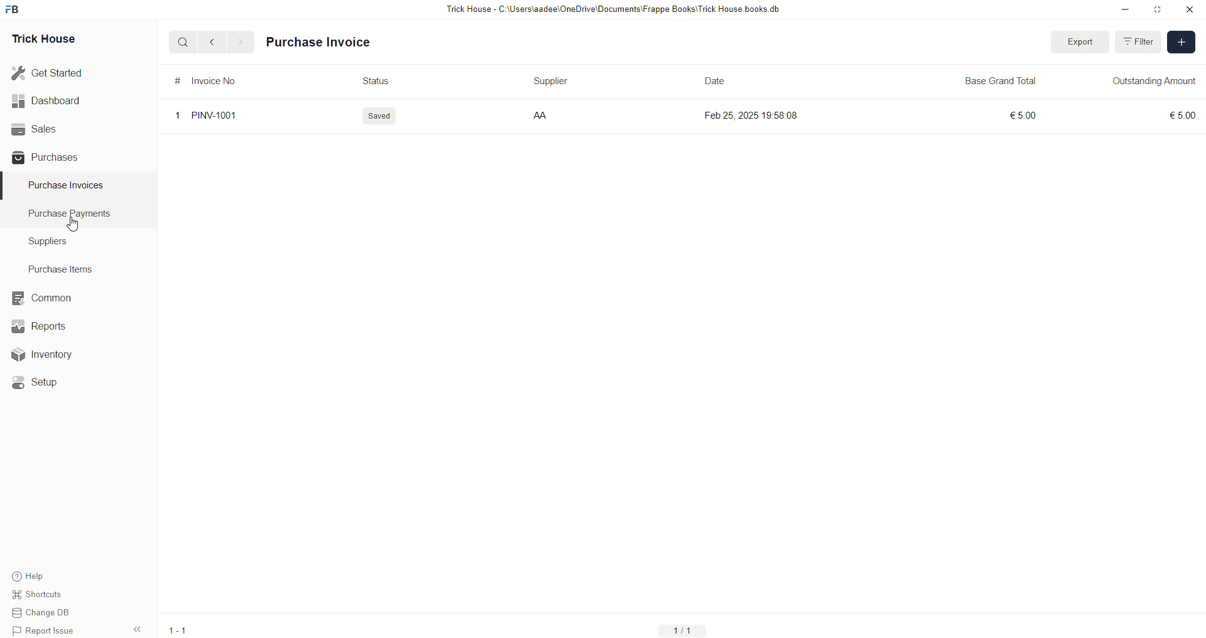 Image resolution: width=1206 pixels, height=638 pixels. I want to click on Q, so click(178, 41).